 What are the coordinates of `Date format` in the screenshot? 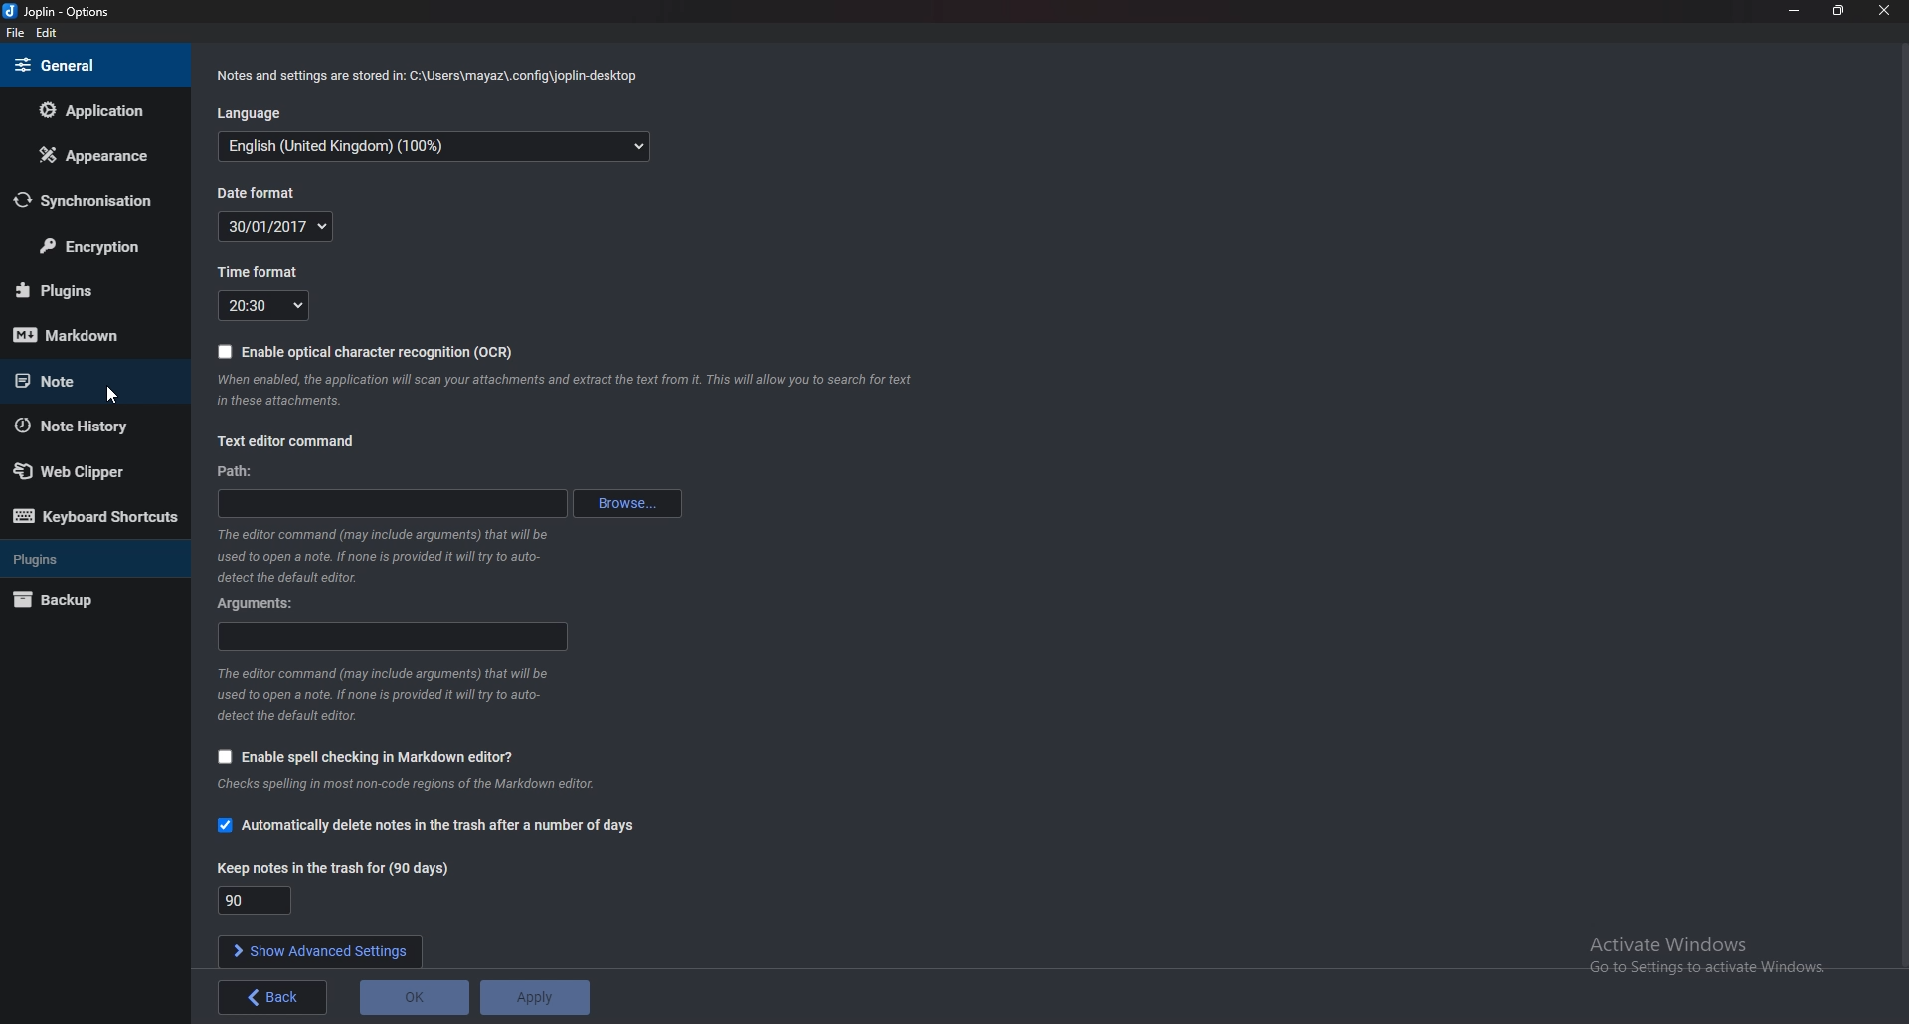 It's located at (284, 227).